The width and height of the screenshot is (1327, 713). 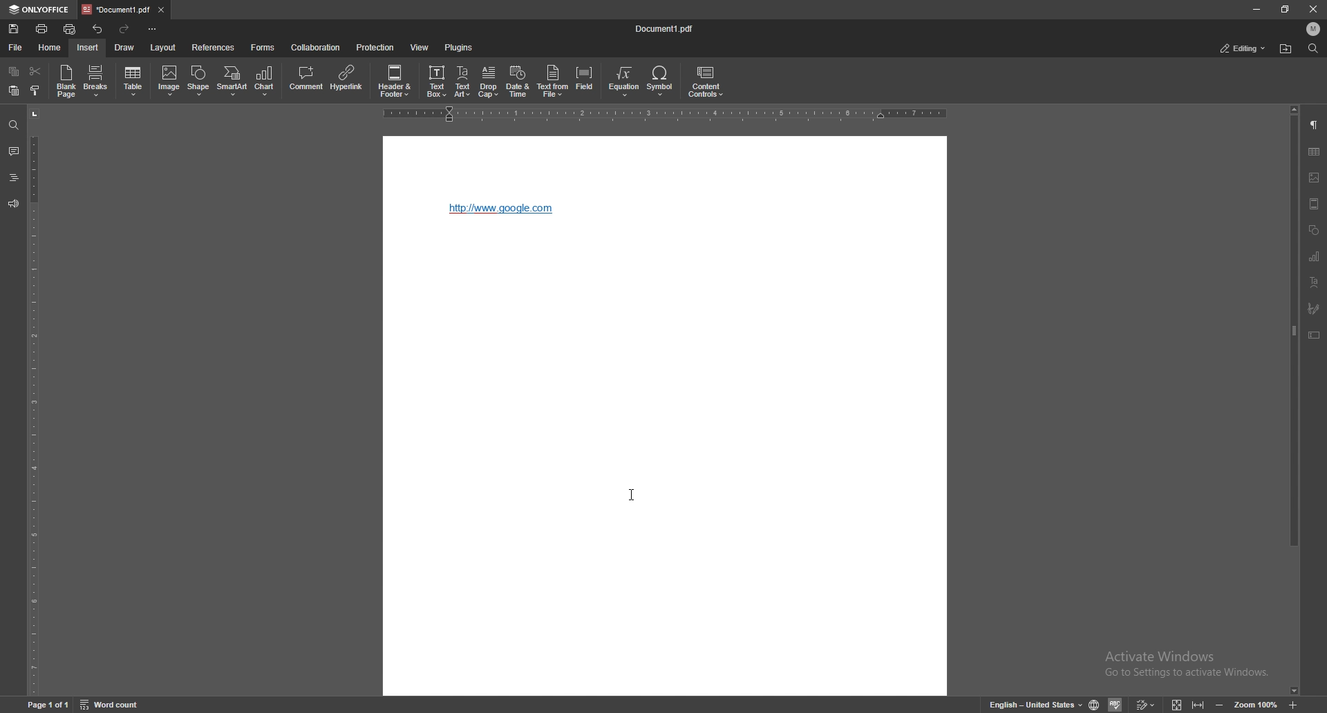 I want to click on track changes, so click(x=1147, y=704).